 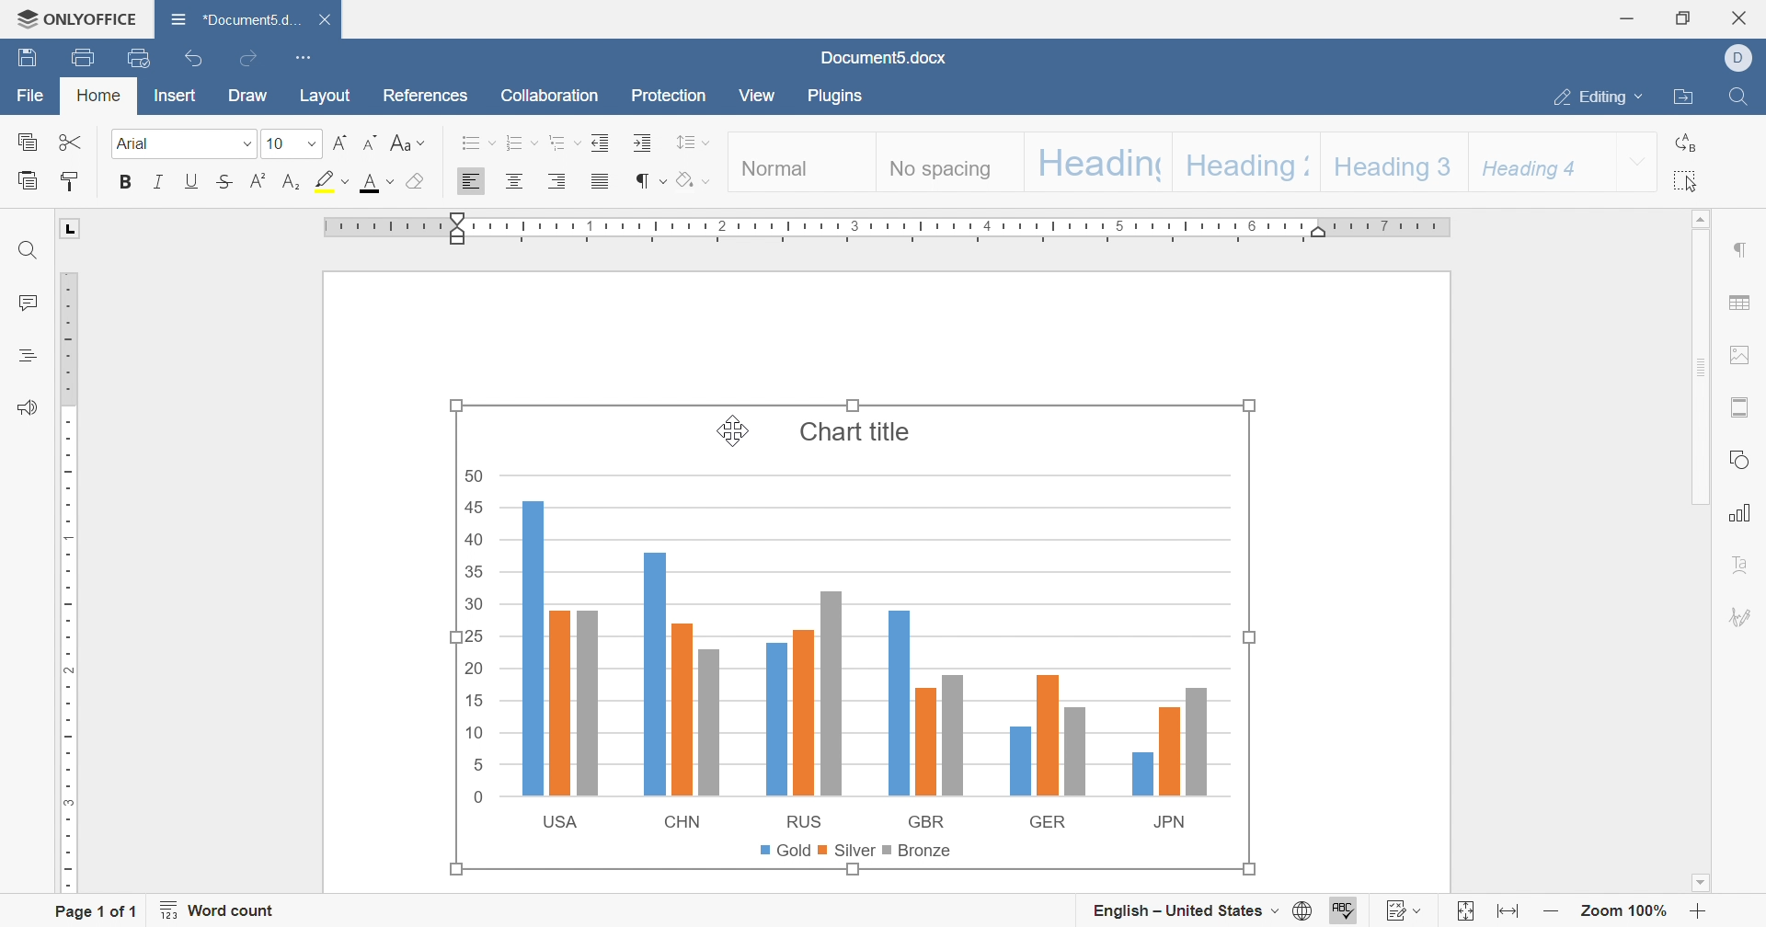 What do you see at coordinates (1628, 17) in the screenshot?
I see `minimize` at bounding box center [1628, 17].